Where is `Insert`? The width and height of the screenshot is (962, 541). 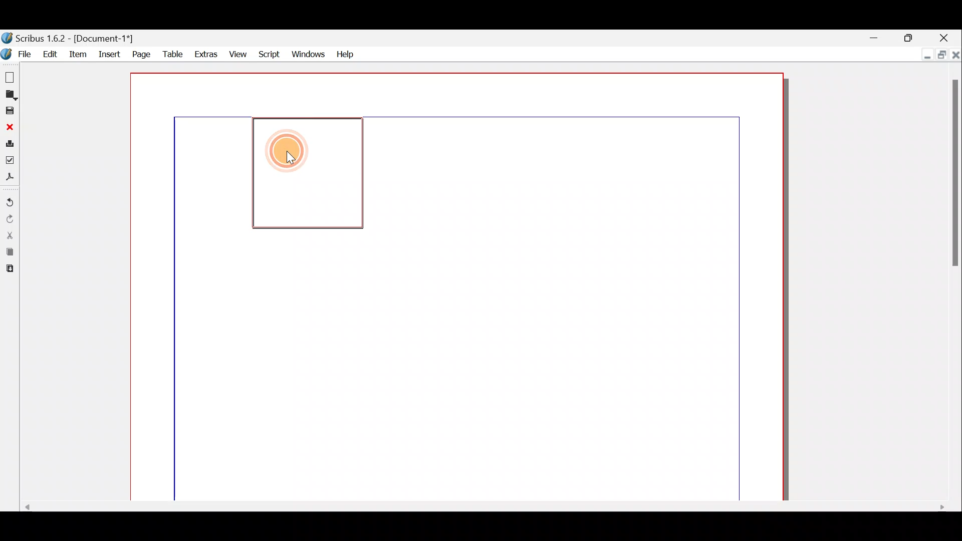
Insert is located at coordinates (110, 53).